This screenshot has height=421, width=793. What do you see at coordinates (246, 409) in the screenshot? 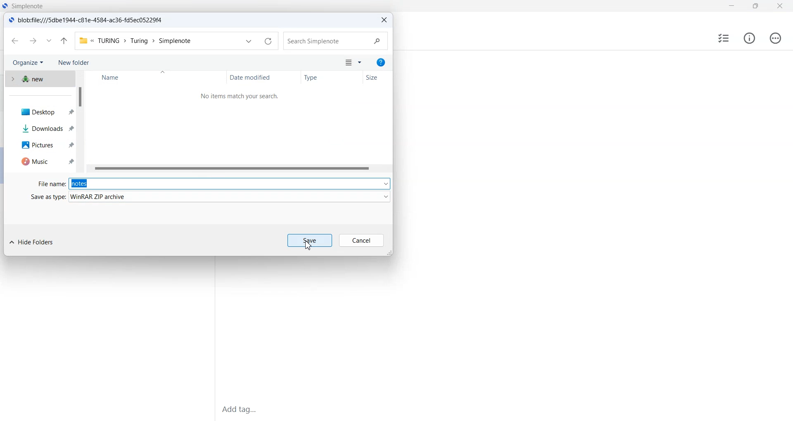
I see `Add tag...` at bounding box center [246, 409].